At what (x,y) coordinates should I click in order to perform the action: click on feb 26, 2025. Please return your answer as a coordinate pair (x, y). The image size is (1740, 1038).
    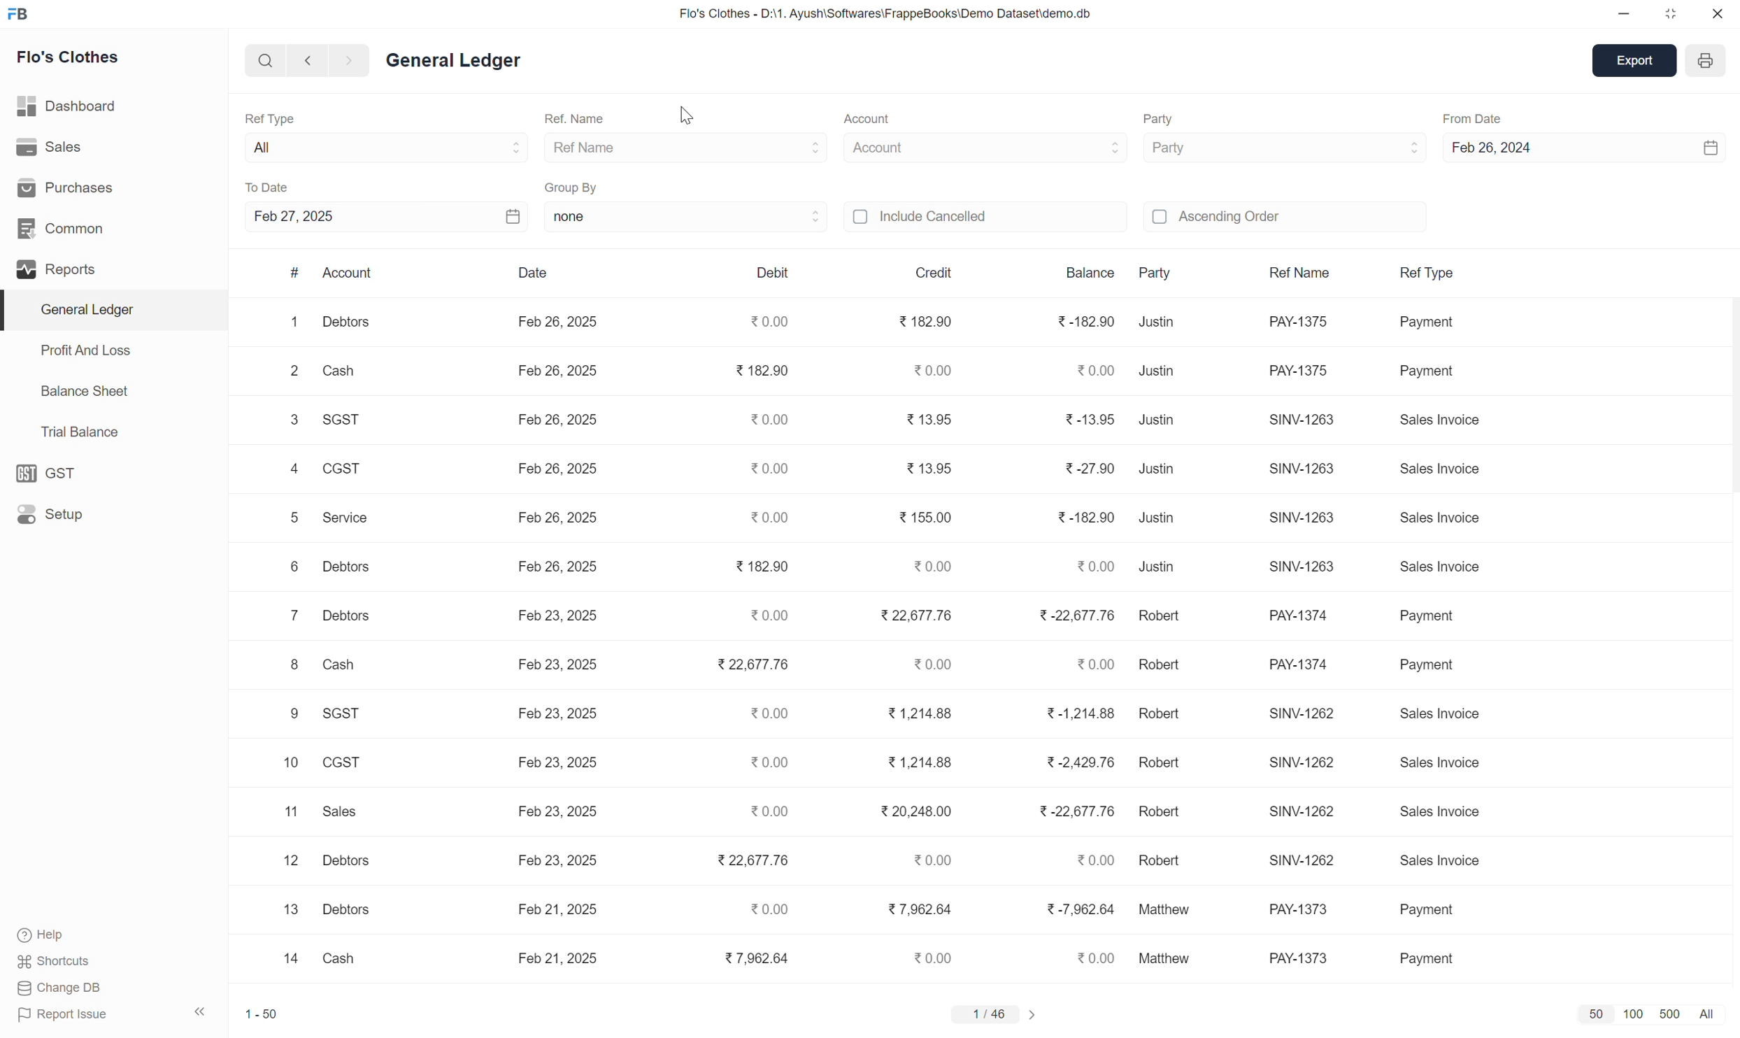
    Looking at the image, I should click on (558, 520).